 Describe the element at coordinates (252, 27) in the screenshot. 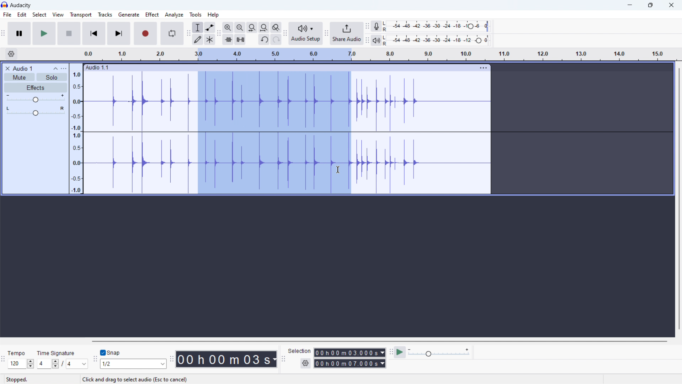

I see `fit selection to width` at that location.